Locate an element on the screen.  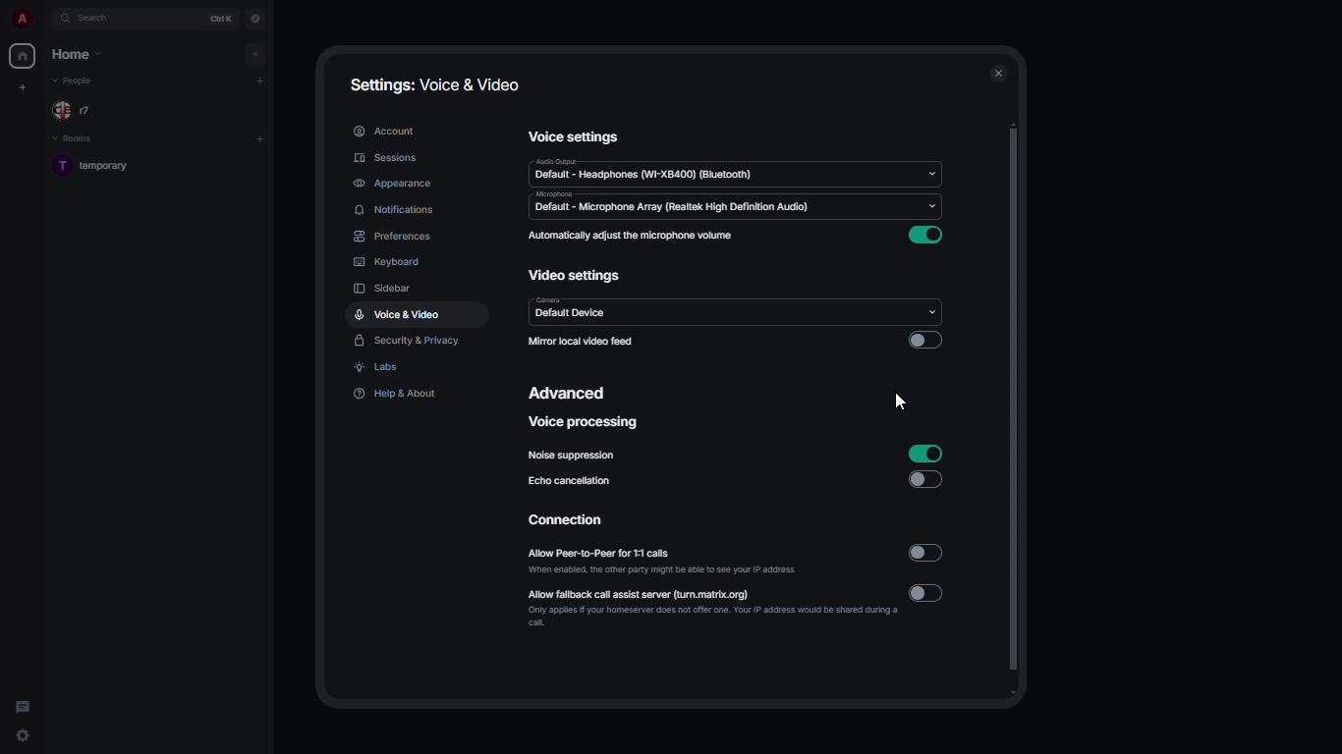
video settings is located at coordinates (576, 277).